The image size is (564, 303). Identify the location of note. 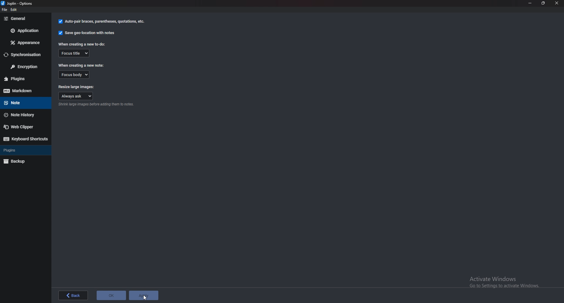
(22, 103).